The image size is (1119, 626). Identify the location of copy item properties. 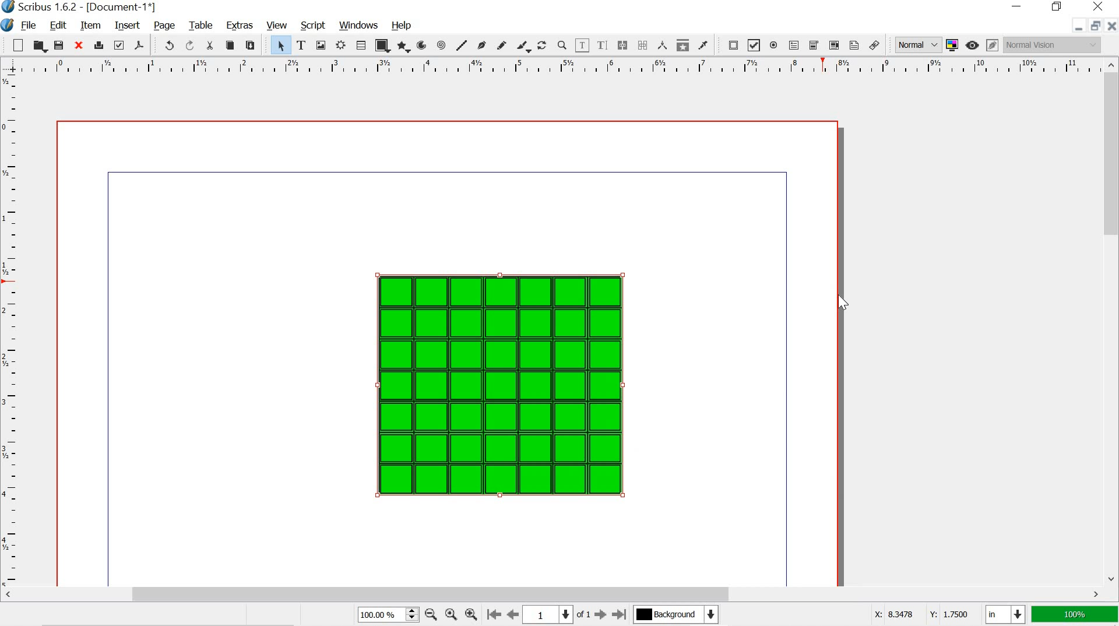
(681, 44).